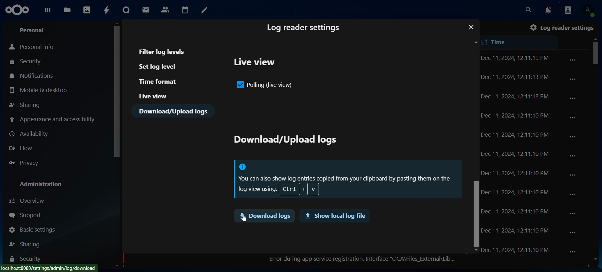 The width and height of the screenshot is (602, 272). Describe the element at coordinates (153, 96) in the screenshot. I see `live view` at that location.